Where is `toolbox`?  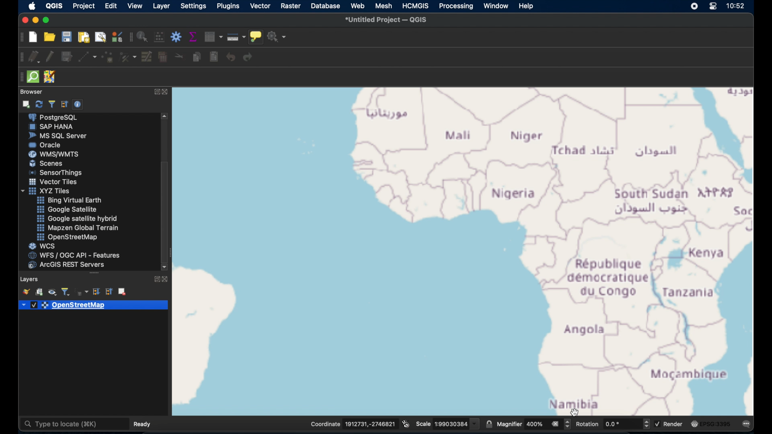
toolbox is located at coordinates (176, 37).